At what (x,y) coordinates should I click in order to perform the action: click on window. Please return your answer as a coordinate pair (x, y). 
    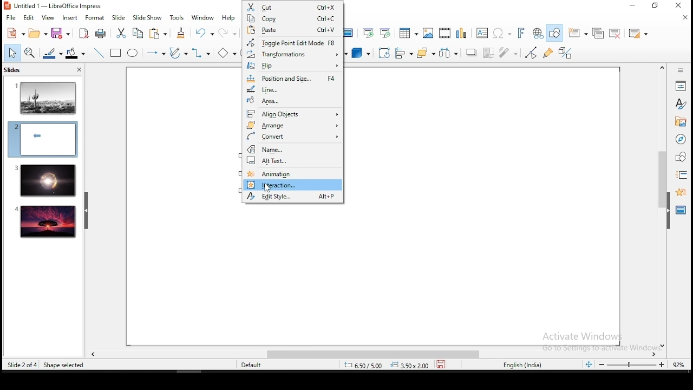
    Looking at the image, I should click on (203, 17).